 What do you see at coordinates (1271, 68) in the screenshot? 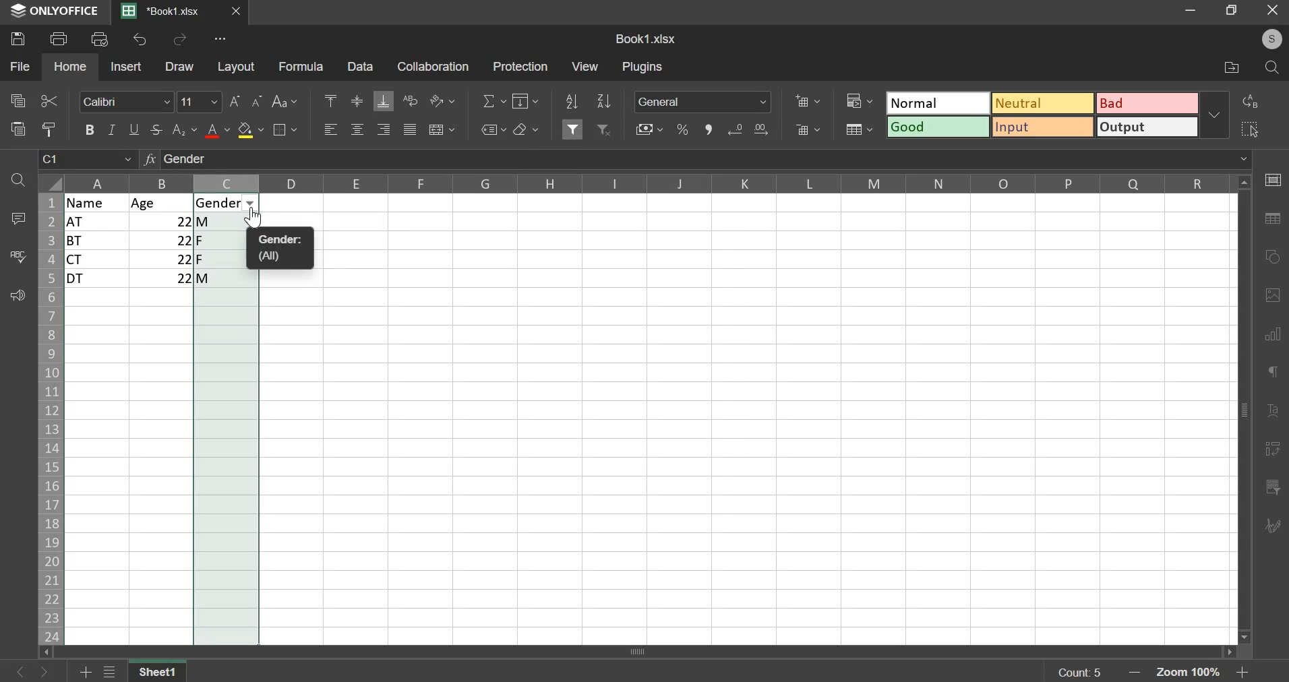
I see `find` at bounding box center [1271, 68].